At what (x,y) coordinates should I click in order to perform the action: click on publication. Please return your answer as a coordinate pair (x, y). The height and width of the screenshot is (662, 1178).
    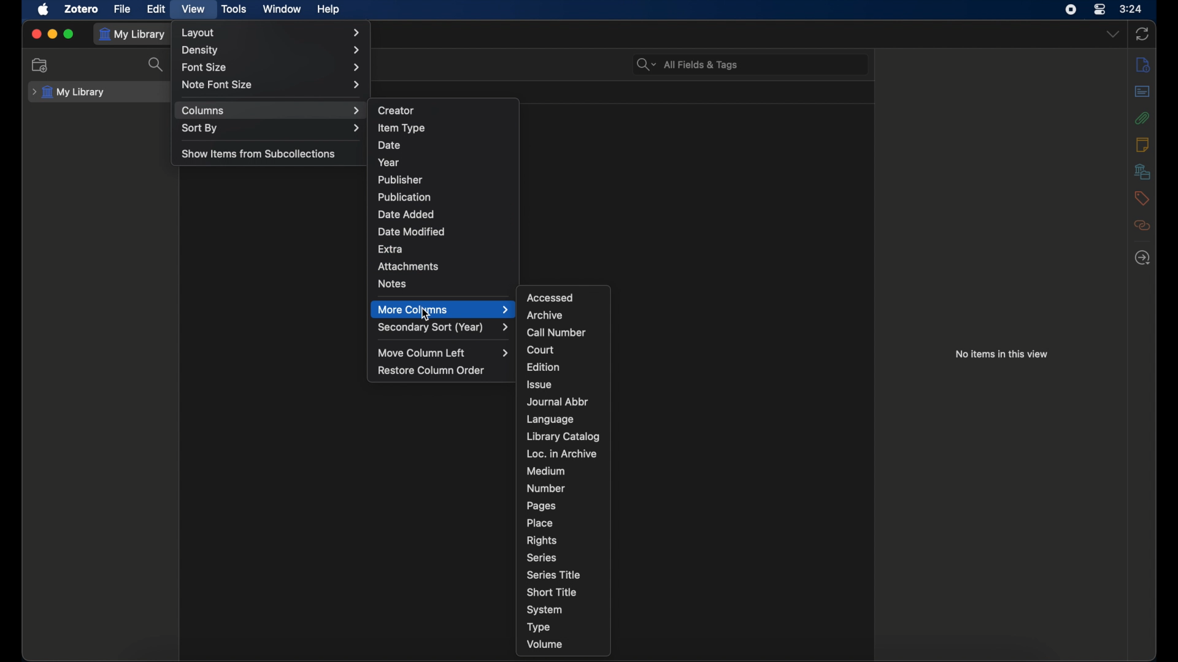
    Looking at the image, I should click on (402, 197).